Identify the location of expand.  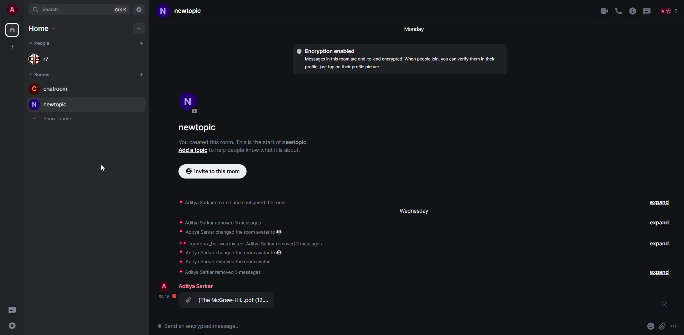
(660, 244).